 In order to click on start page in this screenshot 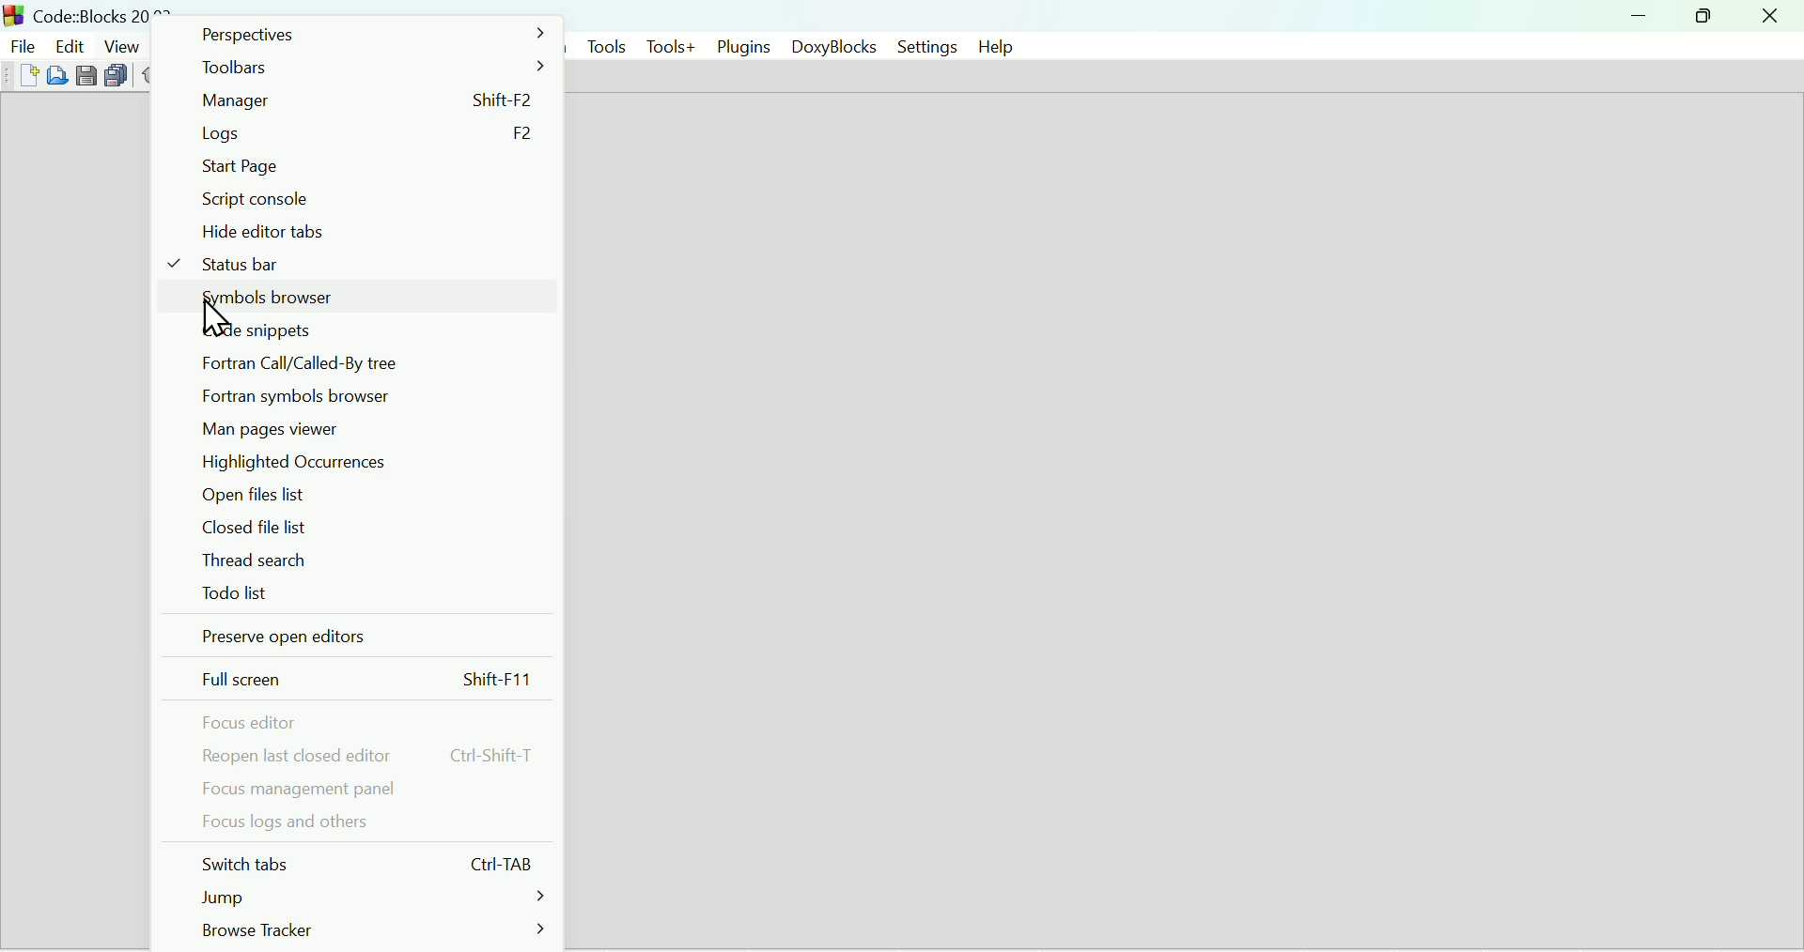, I will do `click(365, 166)`.